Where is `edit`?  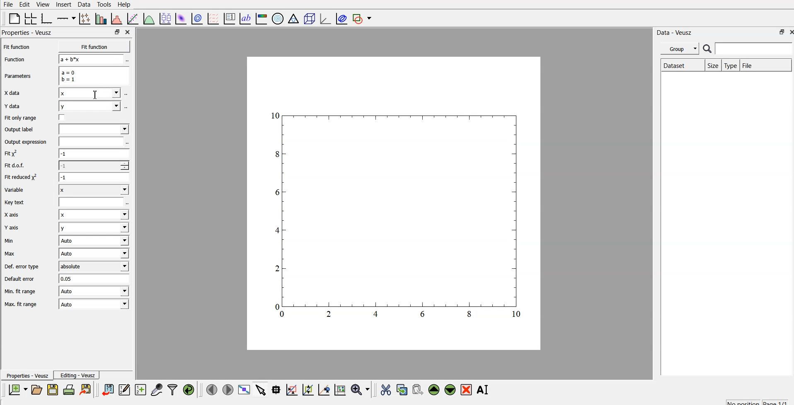 edit is located at coordinates (23, 4).